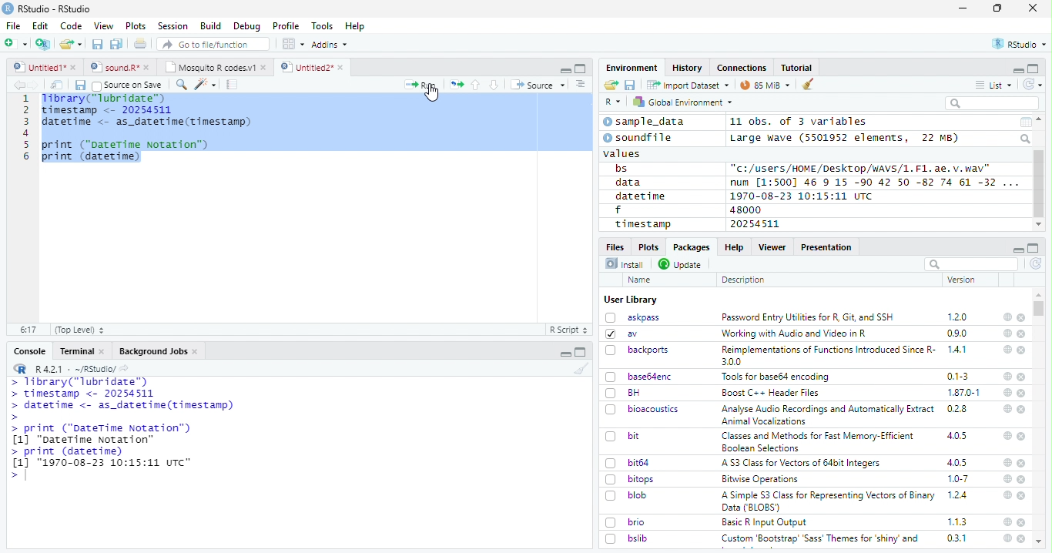  What do you see at coordinates (1034, 69) in the screenshot?
I see `full screen` at bounding box center [1034, 69].